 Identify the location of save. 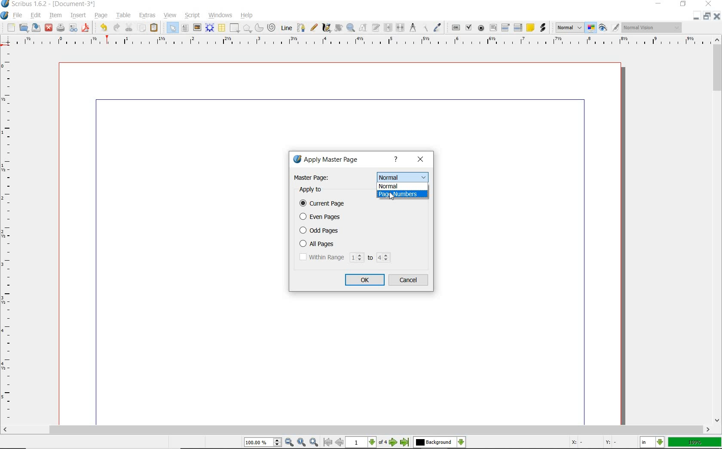
(35, 28).